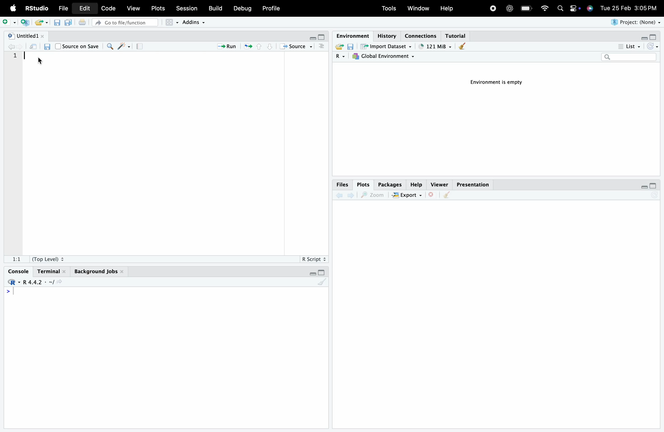  I want to click on Connections, so click(422, 36).